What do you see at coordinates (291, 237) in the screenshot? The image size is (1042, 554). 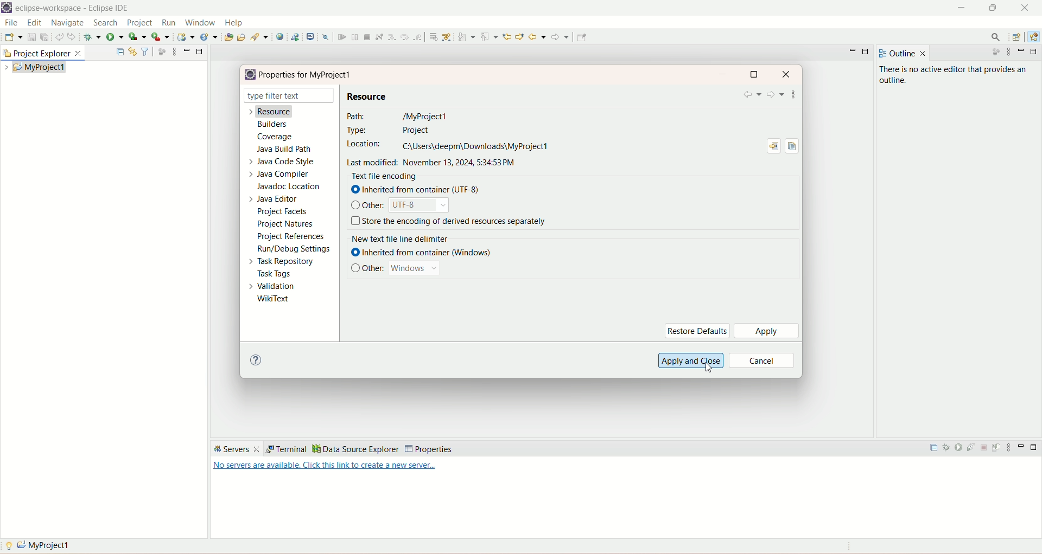 I see `project references` at bounding box center [291, 237].